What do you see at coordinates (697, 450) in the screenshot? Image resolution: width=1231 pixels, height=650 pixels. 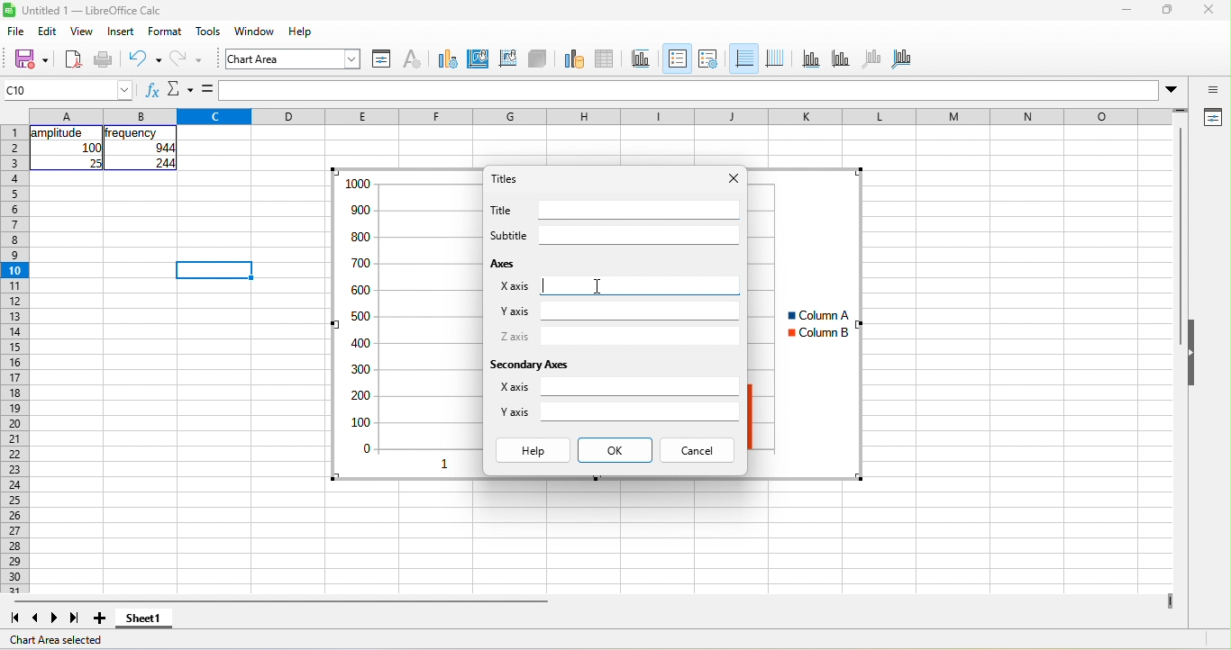 I see `cancel` at bounding box center [697, 450].